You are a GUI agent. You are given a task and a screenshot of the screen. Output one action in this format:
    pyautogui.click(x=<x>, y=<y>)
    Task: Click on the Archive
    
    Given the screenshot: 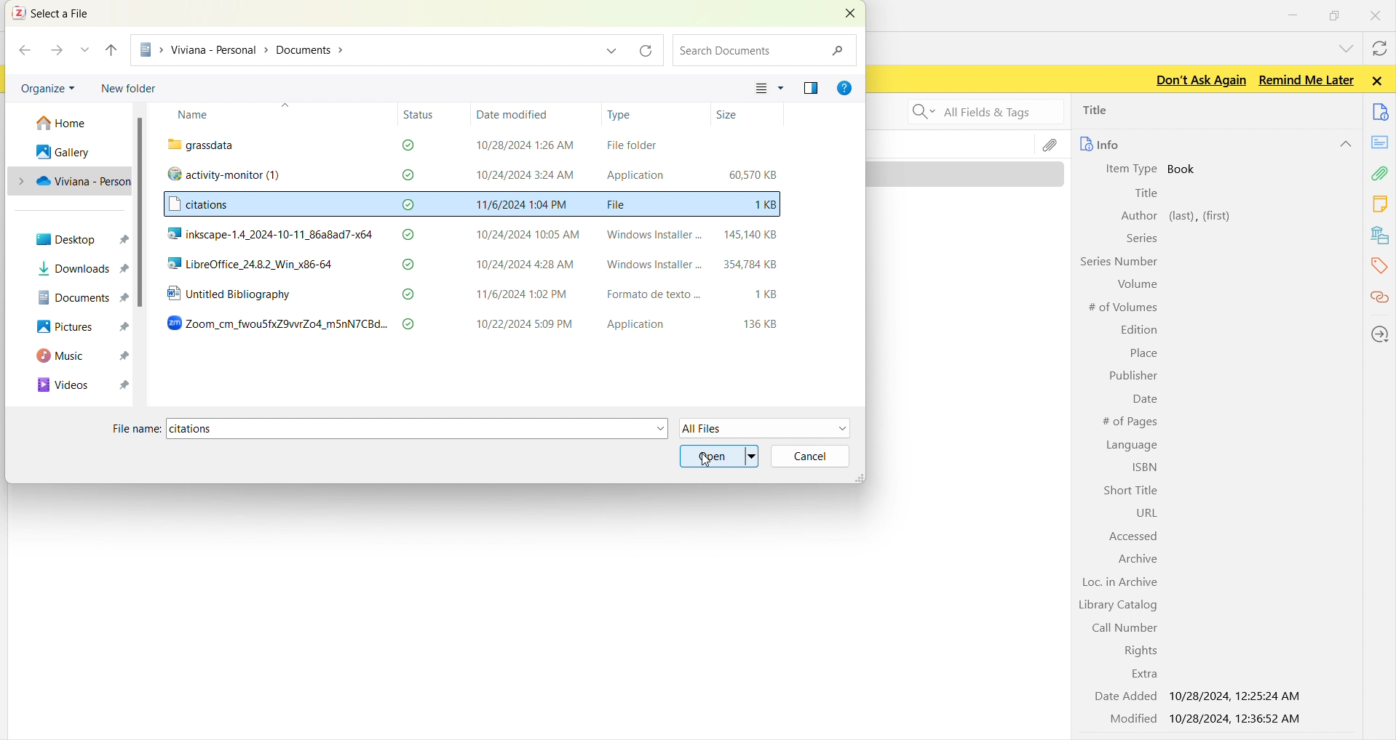 What is the action you would take?
    pyautogui.click(x=1138, y=558)
    